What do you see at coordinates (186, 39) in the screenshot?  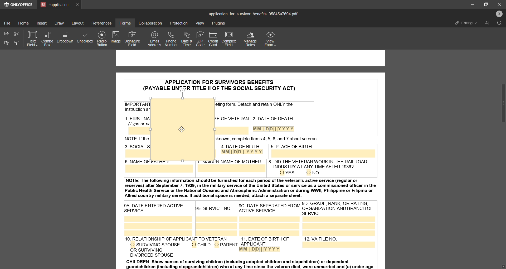 I see `date and time` at bounding box center [186, 39].